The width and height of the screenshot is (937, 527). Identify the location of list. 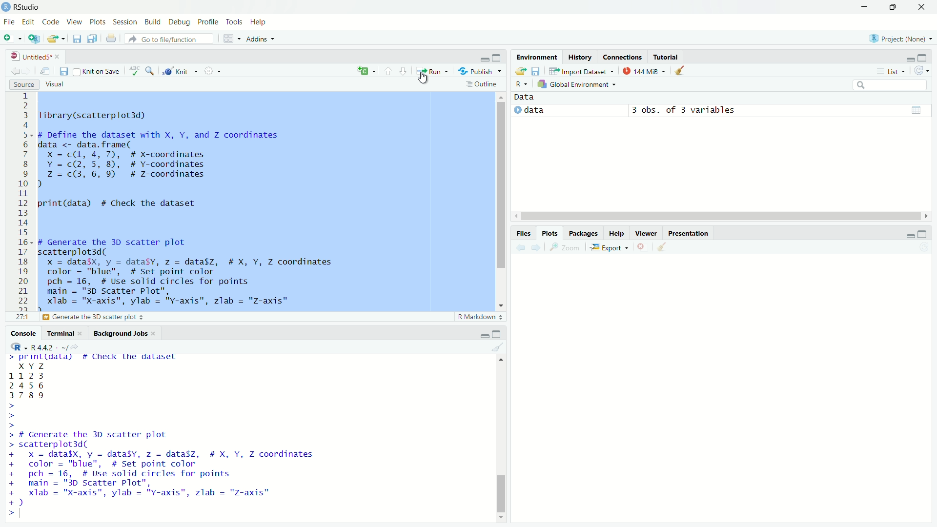
(891, 72).